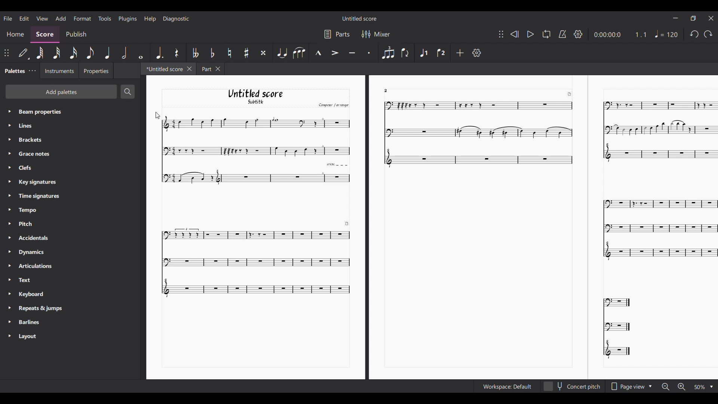  What do you see at coordinates (35, 153) in the screenshot?
I see `Grace notes` at bounding box center [35, 153].